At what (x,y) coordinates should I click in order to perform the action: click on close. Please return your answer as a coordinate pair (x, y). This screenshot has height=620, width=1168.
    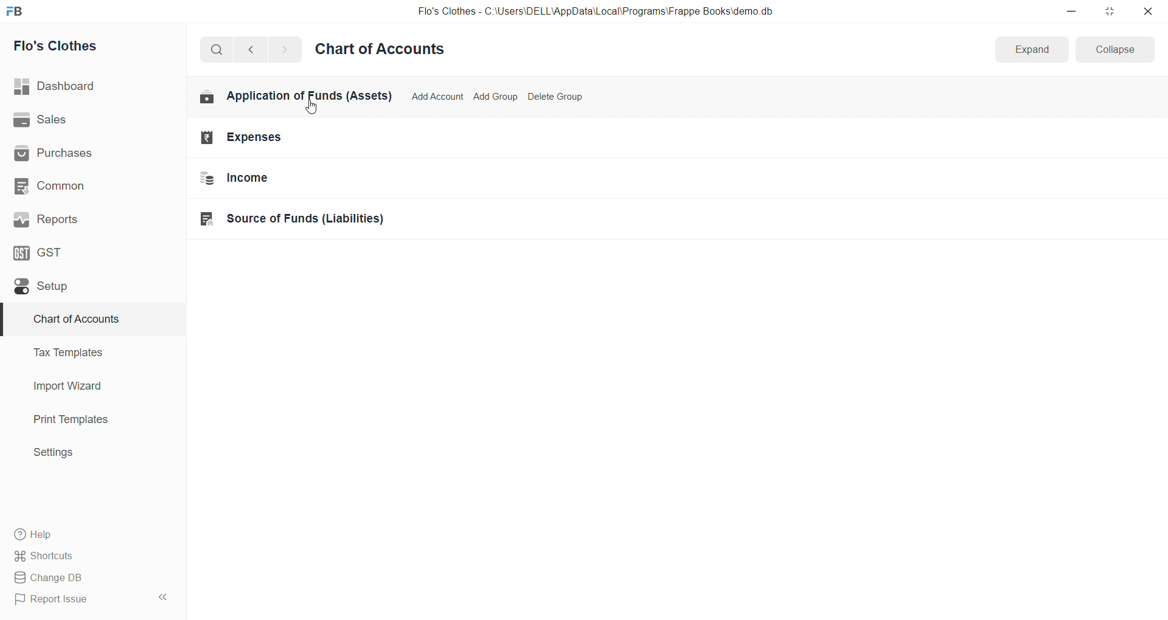
    Looking at the image, I should click on (1147, 11).